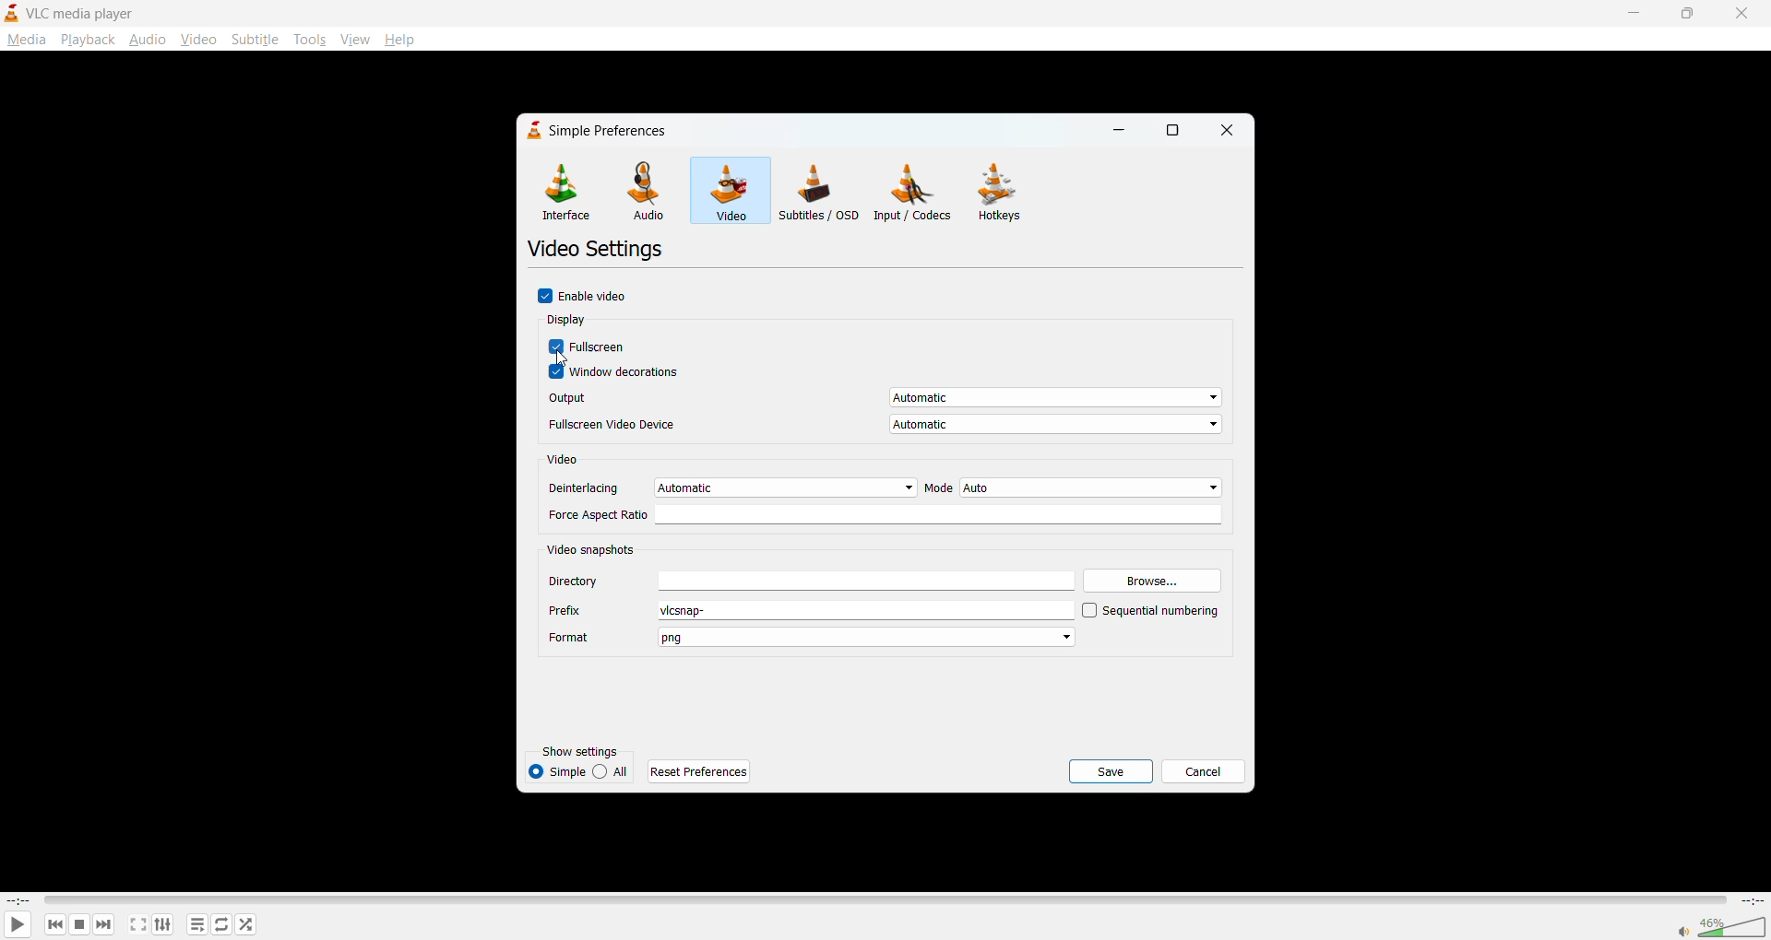 Image resolution: width=1771 pixels, height=940 pixels. I want to click on current track time, so click(18, 899).